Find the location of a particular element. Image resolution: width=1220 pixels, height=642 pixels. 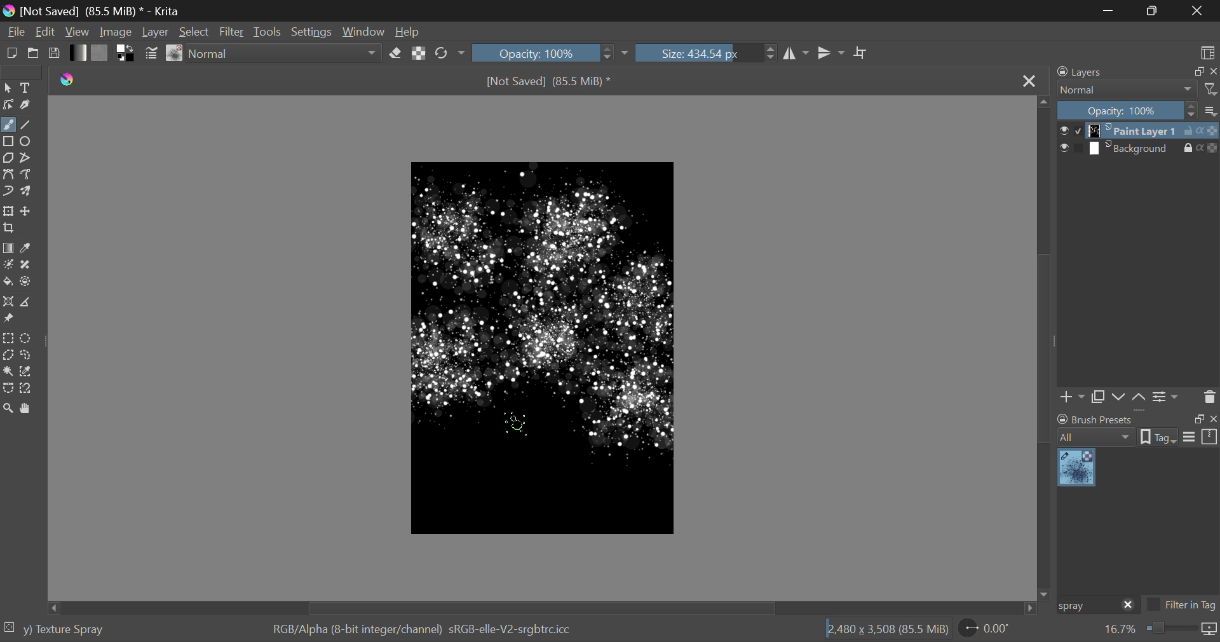

Add Layer is located at coordinates (1072, 399).